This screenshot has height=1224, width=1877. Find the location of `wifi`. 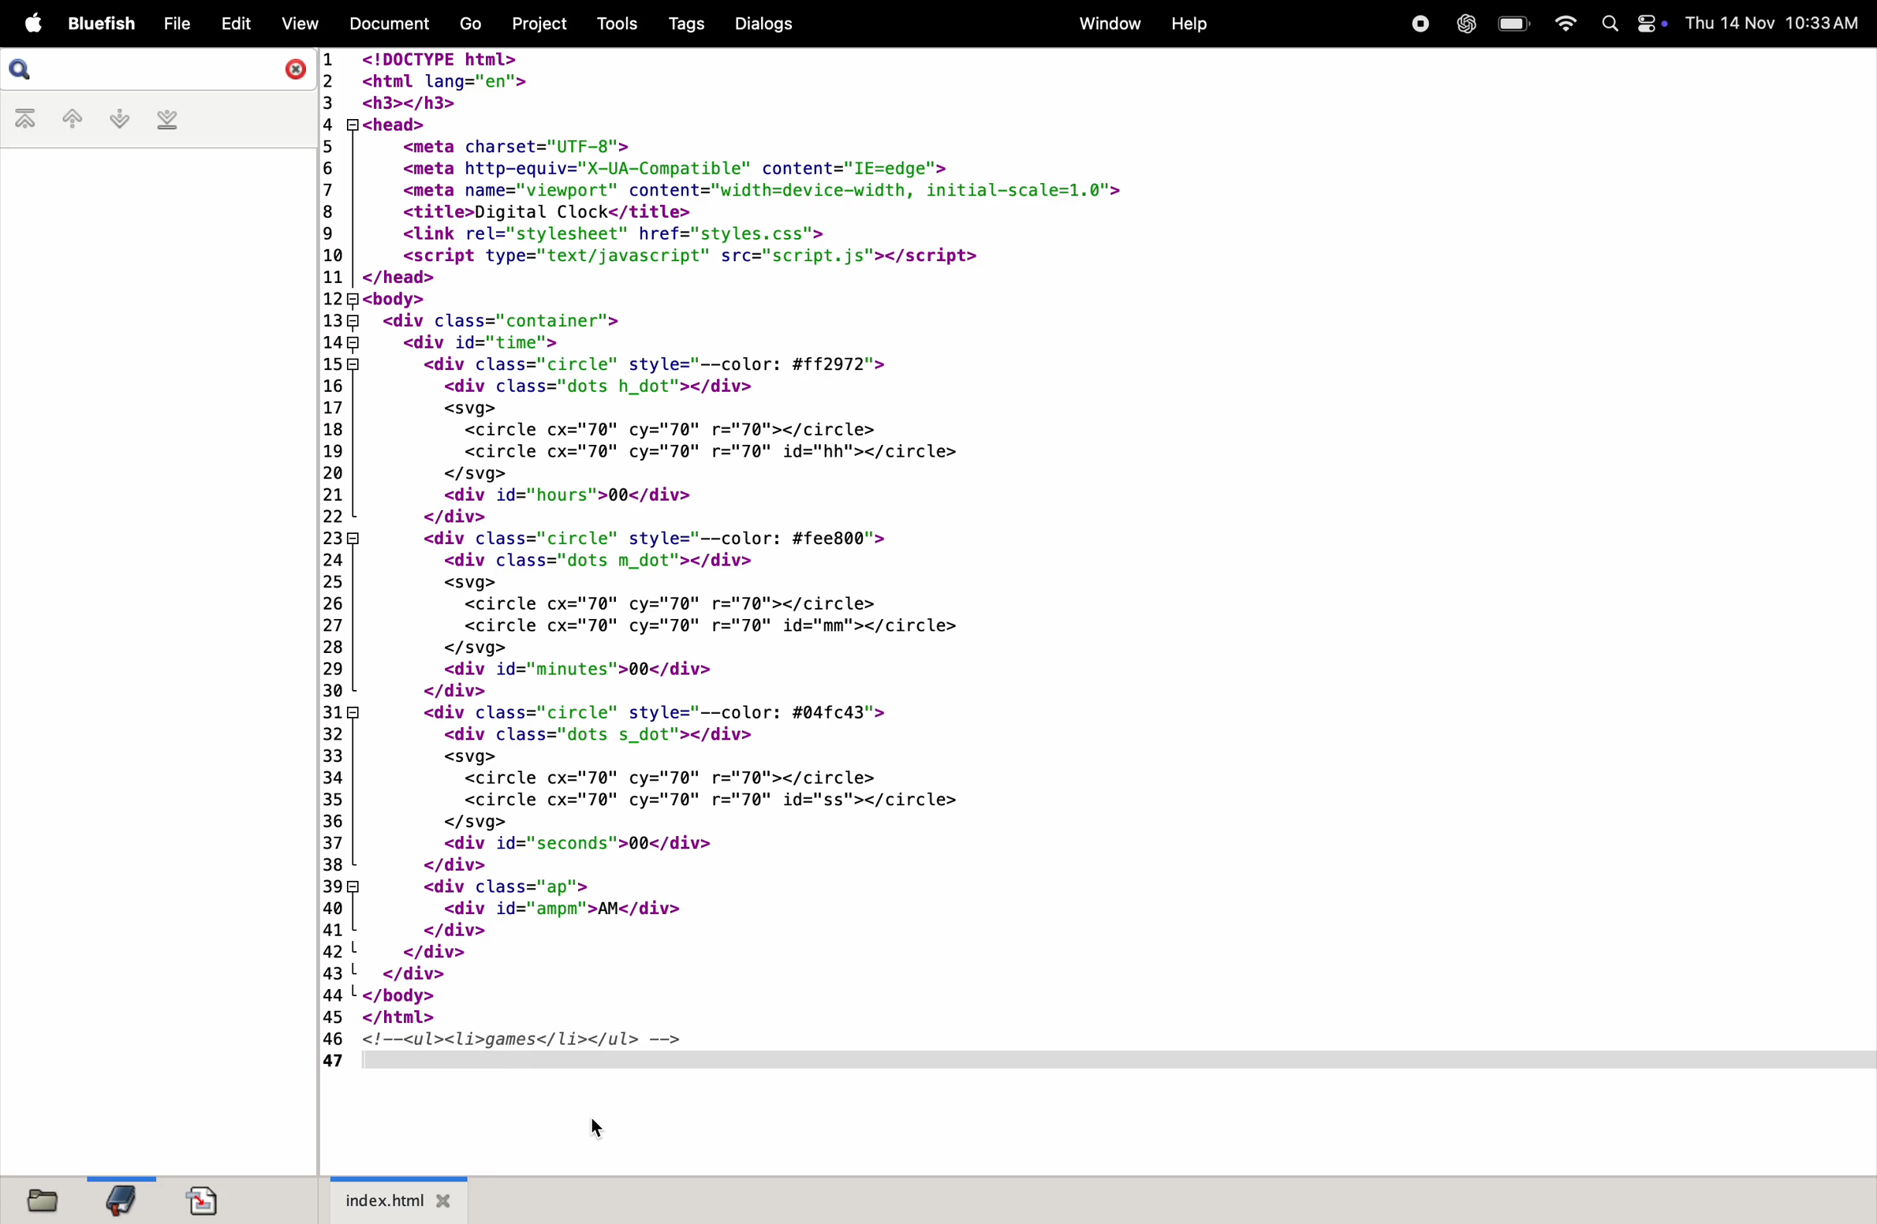

wifi is located at coordinates (1563, 22).